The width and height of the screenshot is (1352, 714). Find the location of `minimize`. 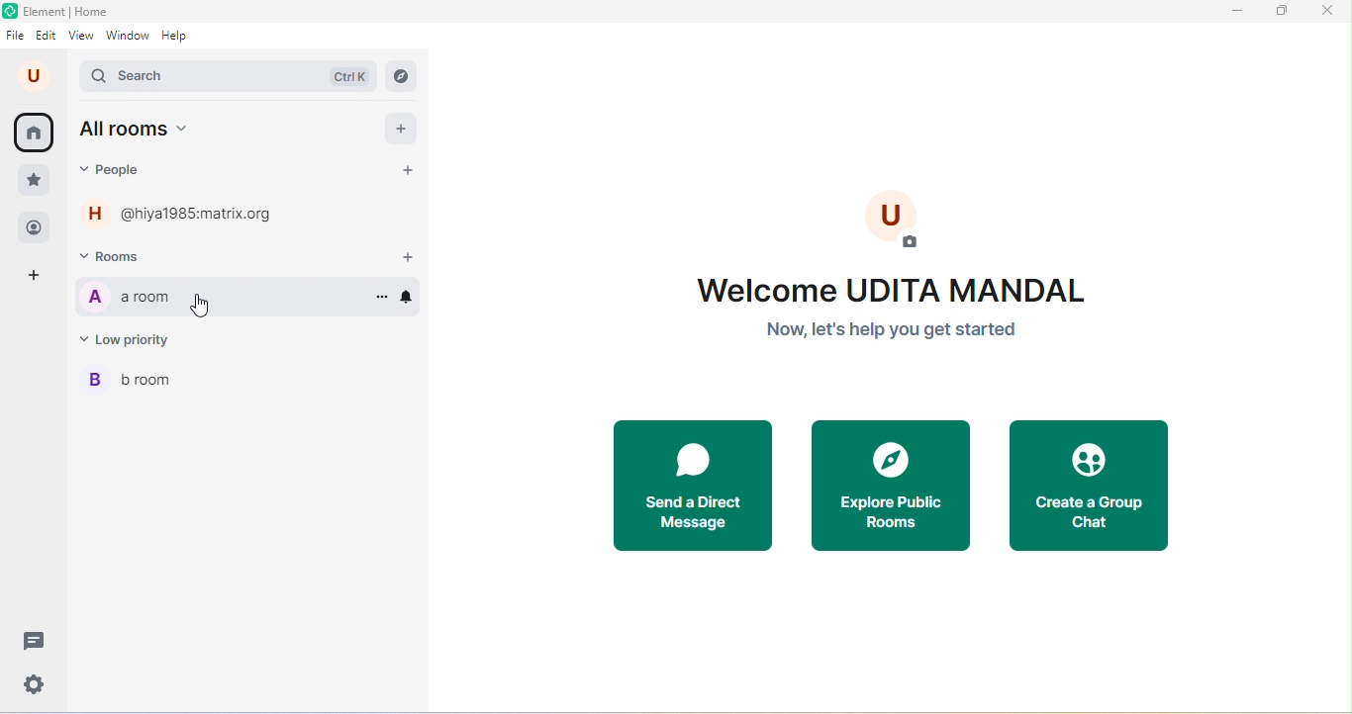

minimize is located at coordinates (1236, 15).